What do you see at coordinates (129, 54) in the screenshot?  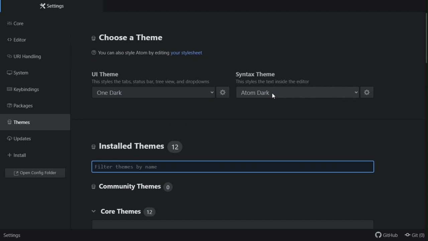 I see `You can also style Atom by editing` at bounding box center [129, 54].